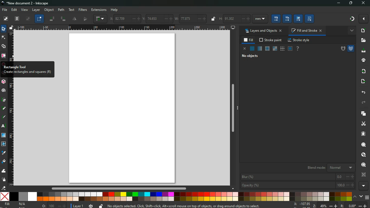  Describe the element at coordinates (298, 49) in the screenshot. I see `help` at that location.